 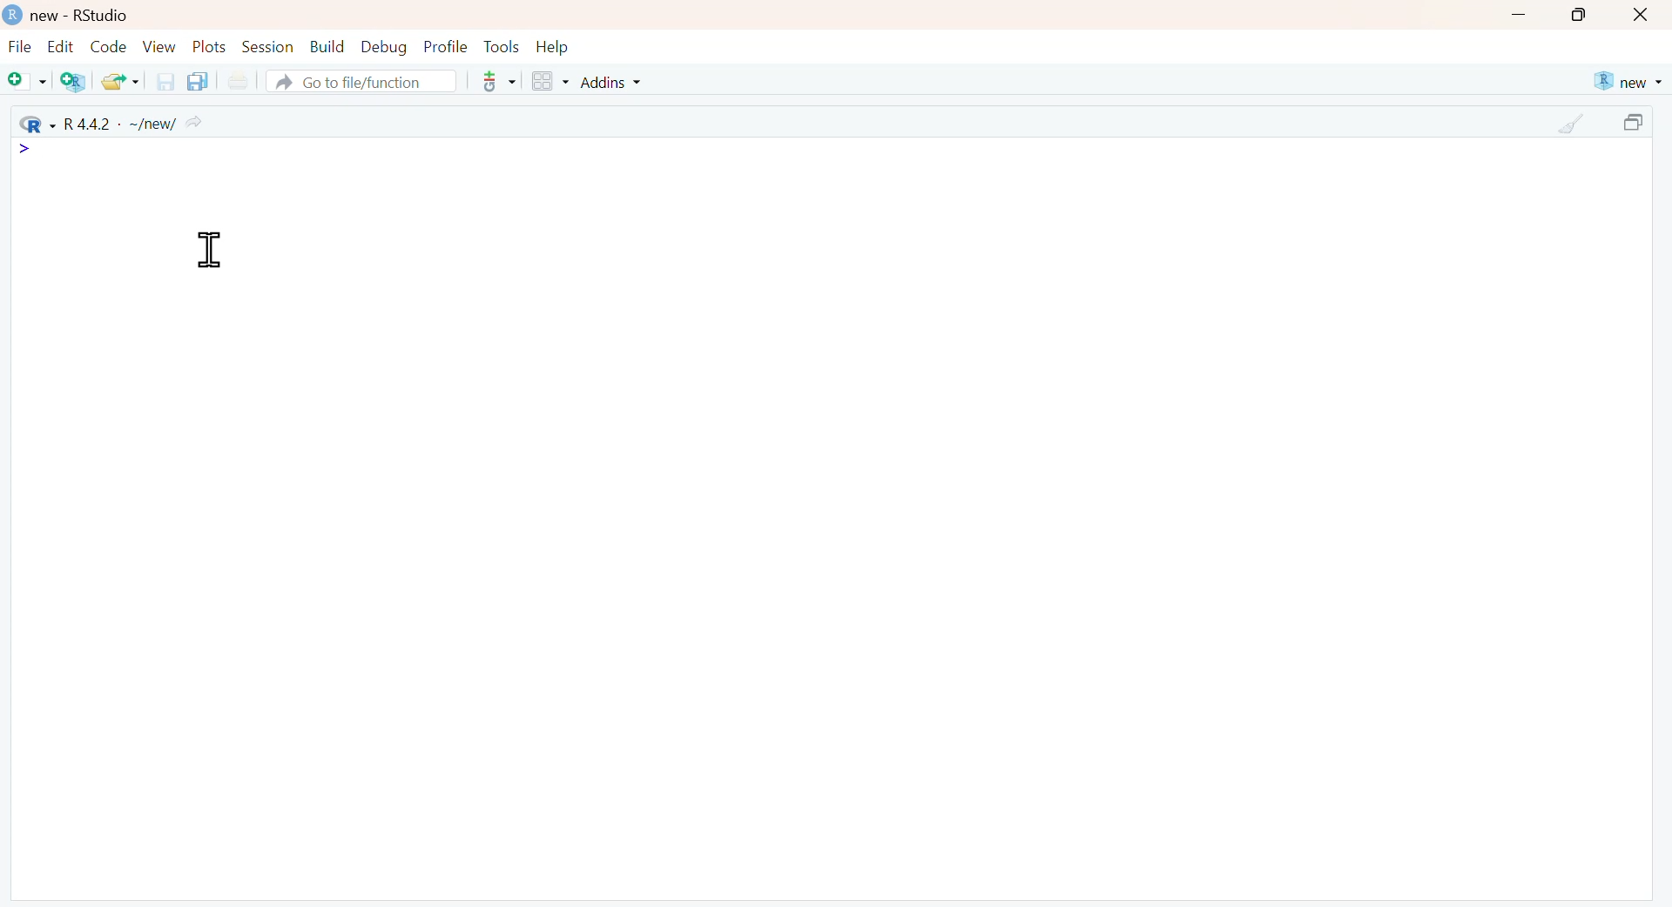 What do you see at coordinates (72, 82) in the screenshot?
I see `Create a project` at bounding box center [72, 82].